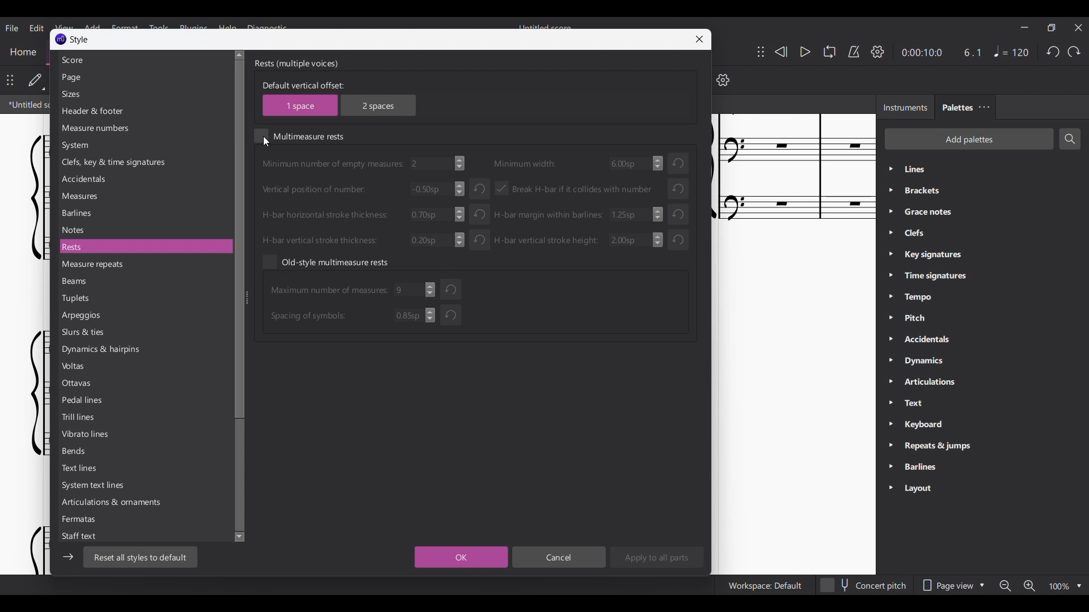 The image size is (1089, 612). I want to click on Apply to all parts, so click(657, 557).